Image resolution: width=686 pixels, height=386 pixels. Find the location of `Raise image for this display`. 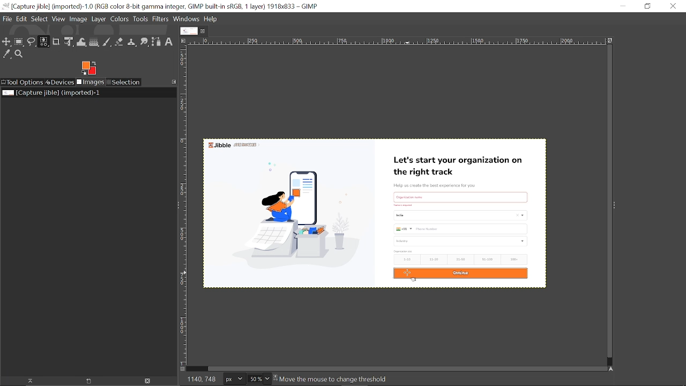

Raise image for this display is located at coordinates (27, 381).